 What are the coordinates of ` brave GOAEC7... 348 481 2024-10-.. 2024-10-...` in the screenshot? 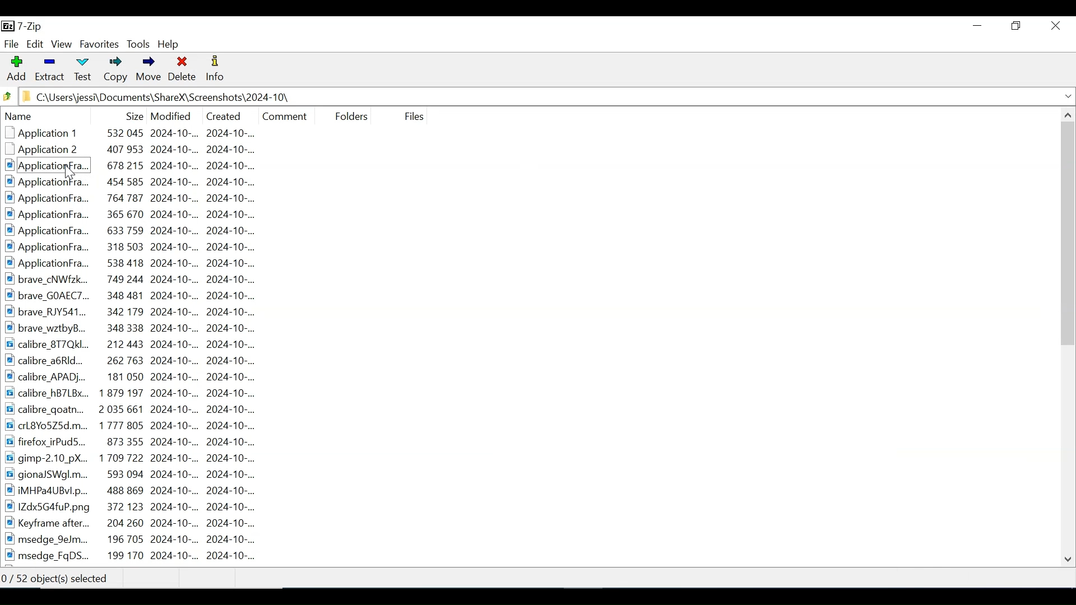 It's located at (138, 295).